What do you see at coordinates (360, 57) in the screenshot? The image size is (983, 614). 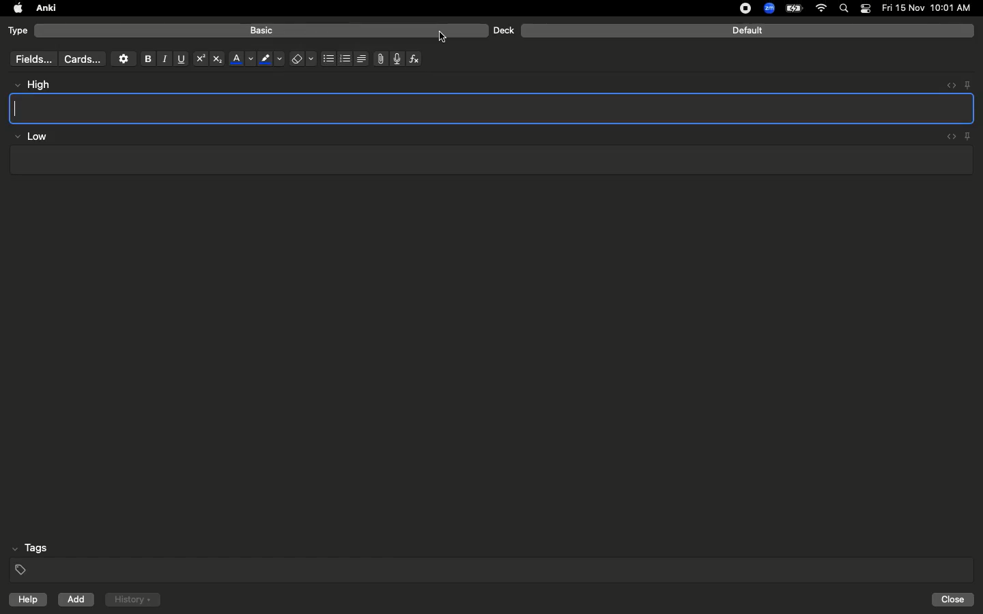 I see `Alignment` at bounding box center [360, 57].